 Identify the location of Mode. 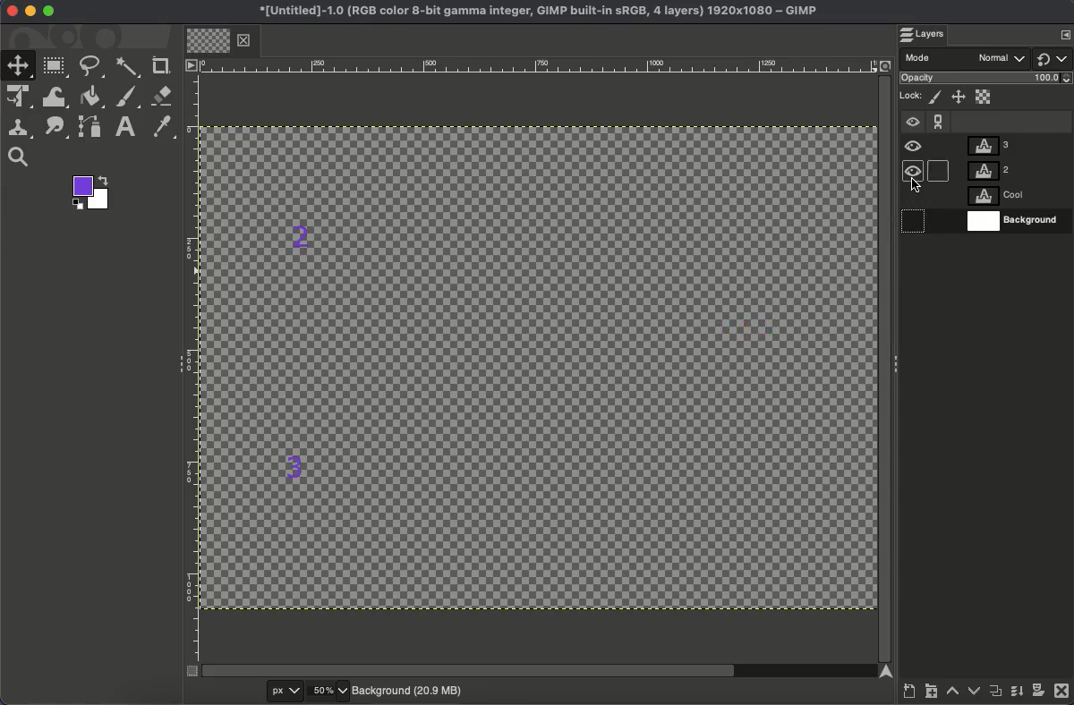
(967, 59).